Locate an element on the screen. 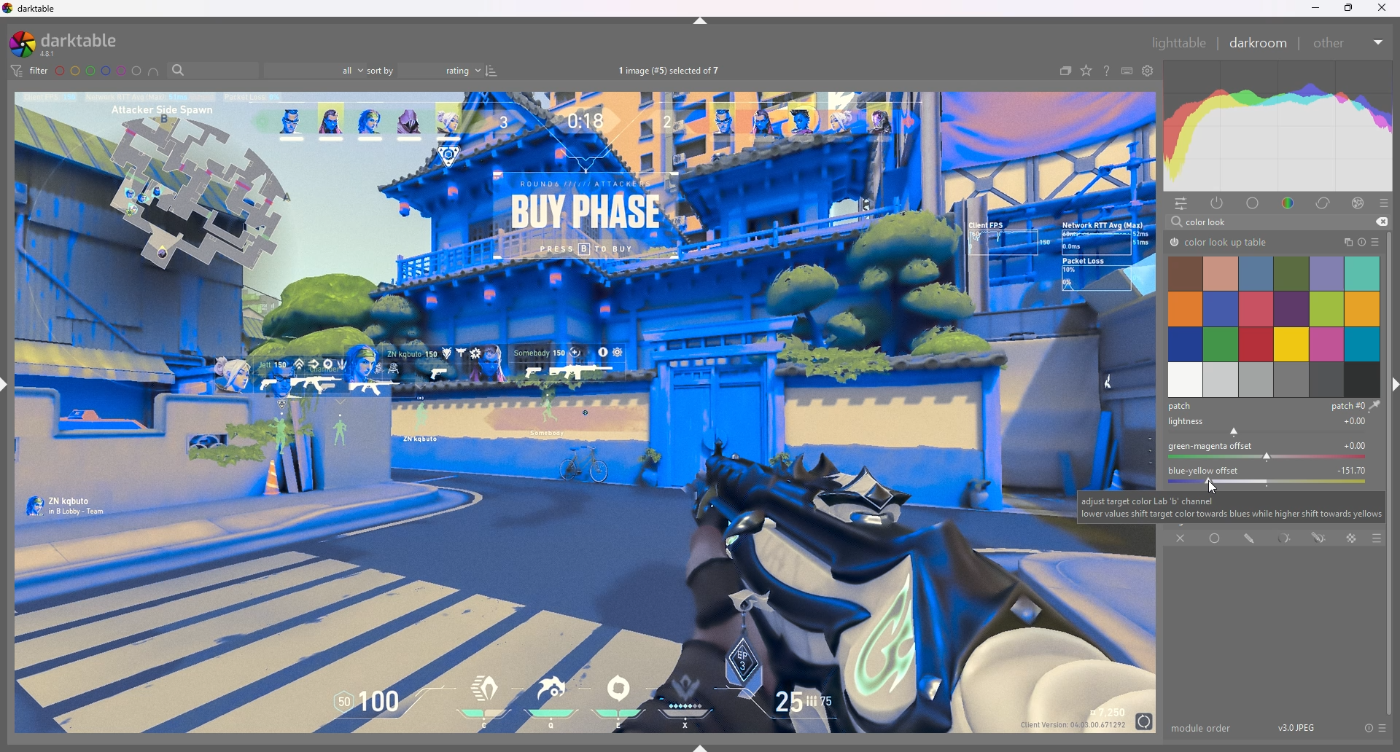 This screenshot has width=1400, height=752. include colors is located at coordinates (153, 72).